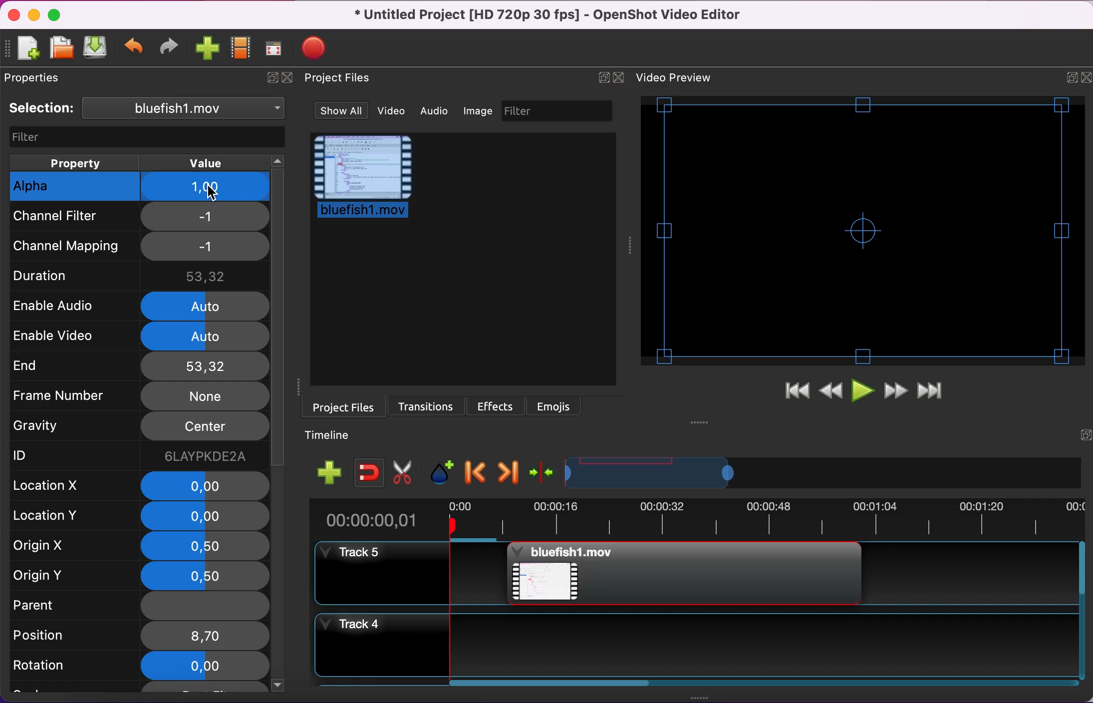  Describe the element at coordinates (831, 390) in the screenshot. I see `rewind` at that location.